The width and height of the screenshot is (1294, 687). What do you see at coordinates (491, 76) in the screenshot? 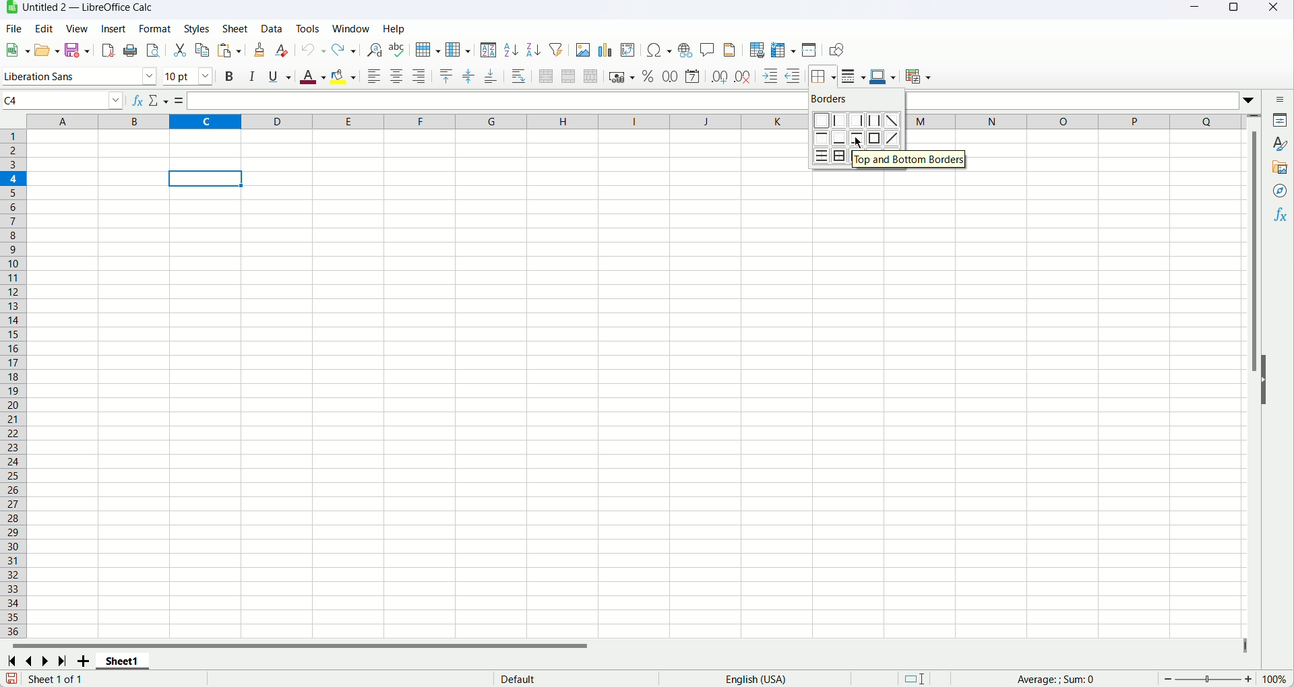
I see `Align bottom` at bounding box center [491, 76].